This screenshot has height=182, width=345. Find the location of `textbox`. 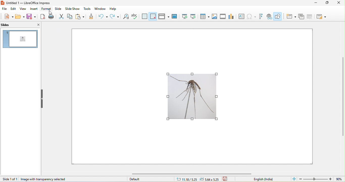

textbox is located at coordinates (241, 16).